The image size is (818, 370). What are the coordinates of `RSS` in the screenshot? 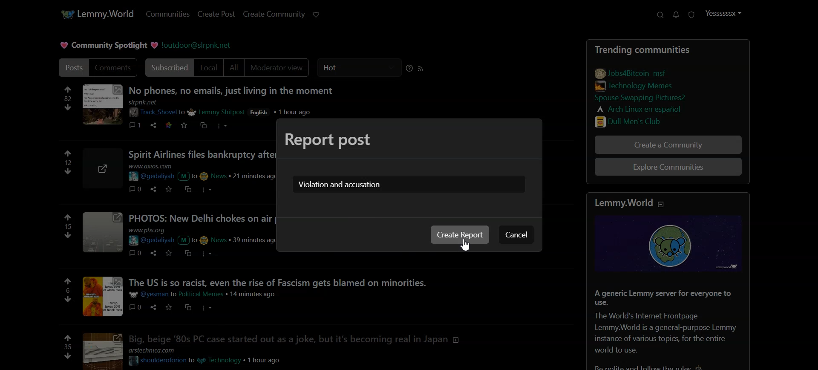 It's located at (421, 68).